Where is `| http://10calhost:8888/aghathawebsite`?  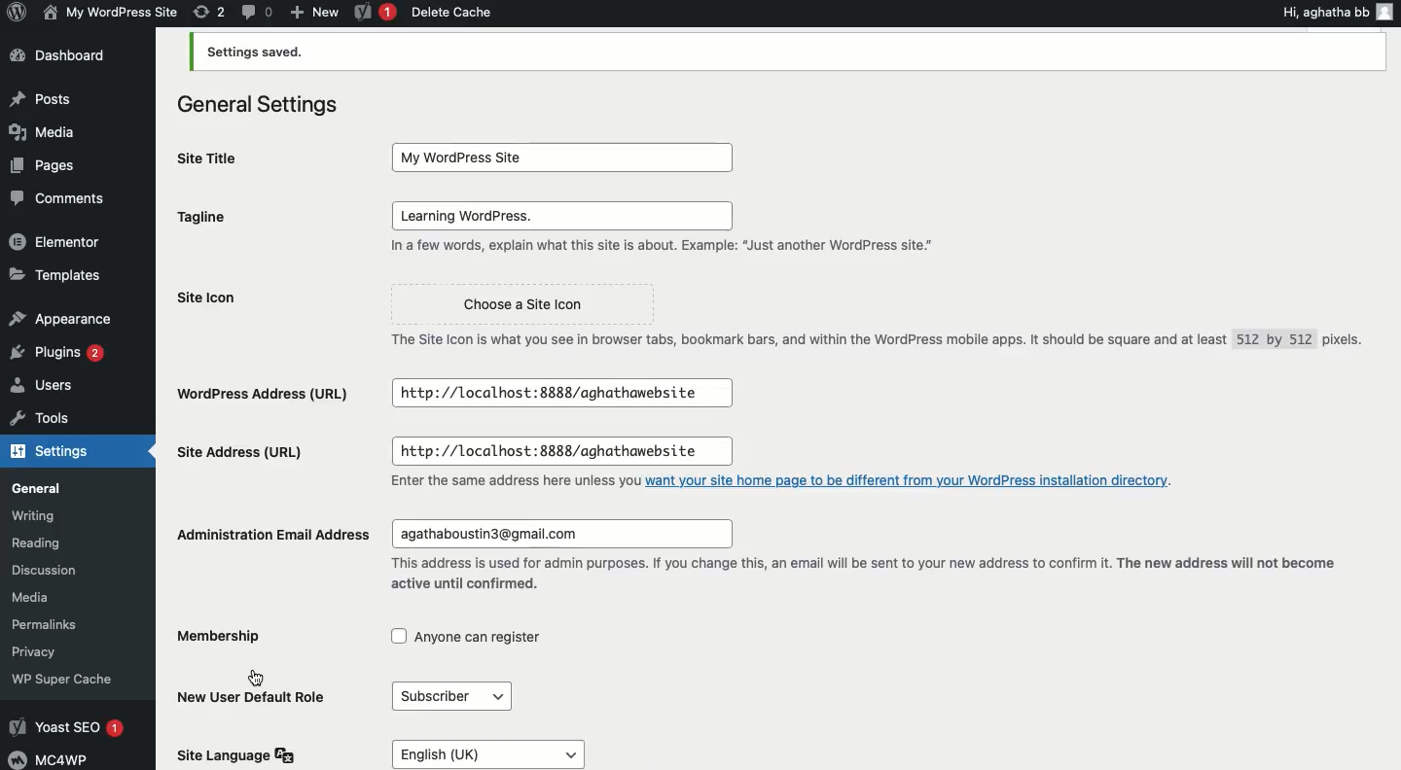 | http://10calhost:8888/aghathawebsite is located at coordinates (557, 396).